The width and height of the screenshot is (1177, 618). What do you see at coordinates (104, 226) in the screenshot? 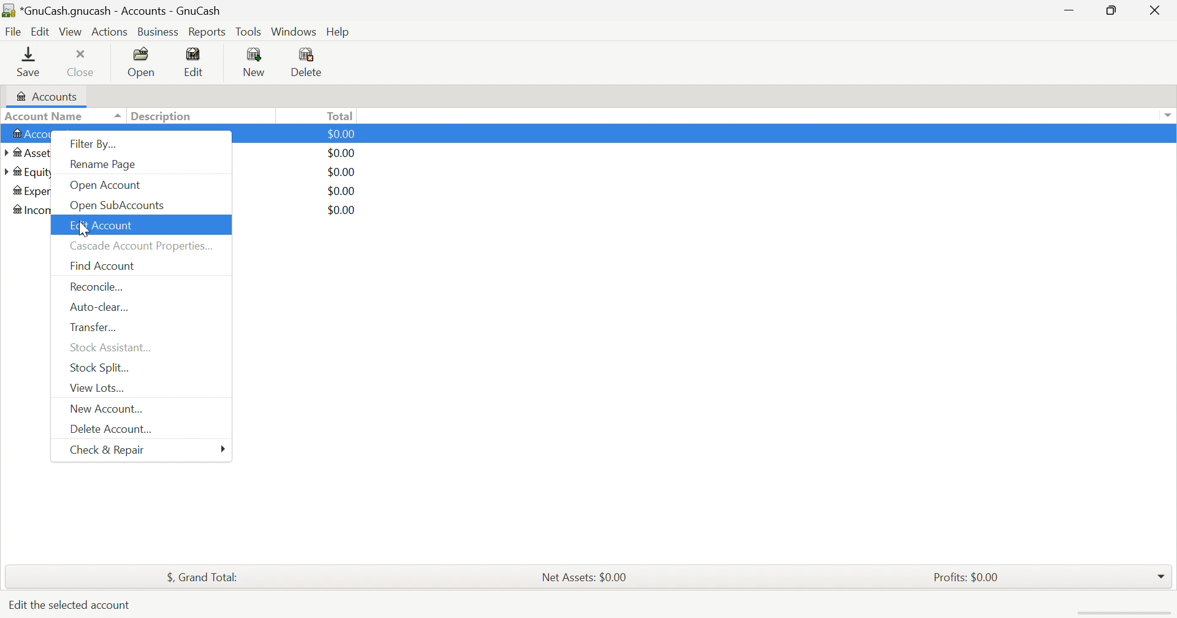
I see `Edit Account` at bounding box center [104, 226].